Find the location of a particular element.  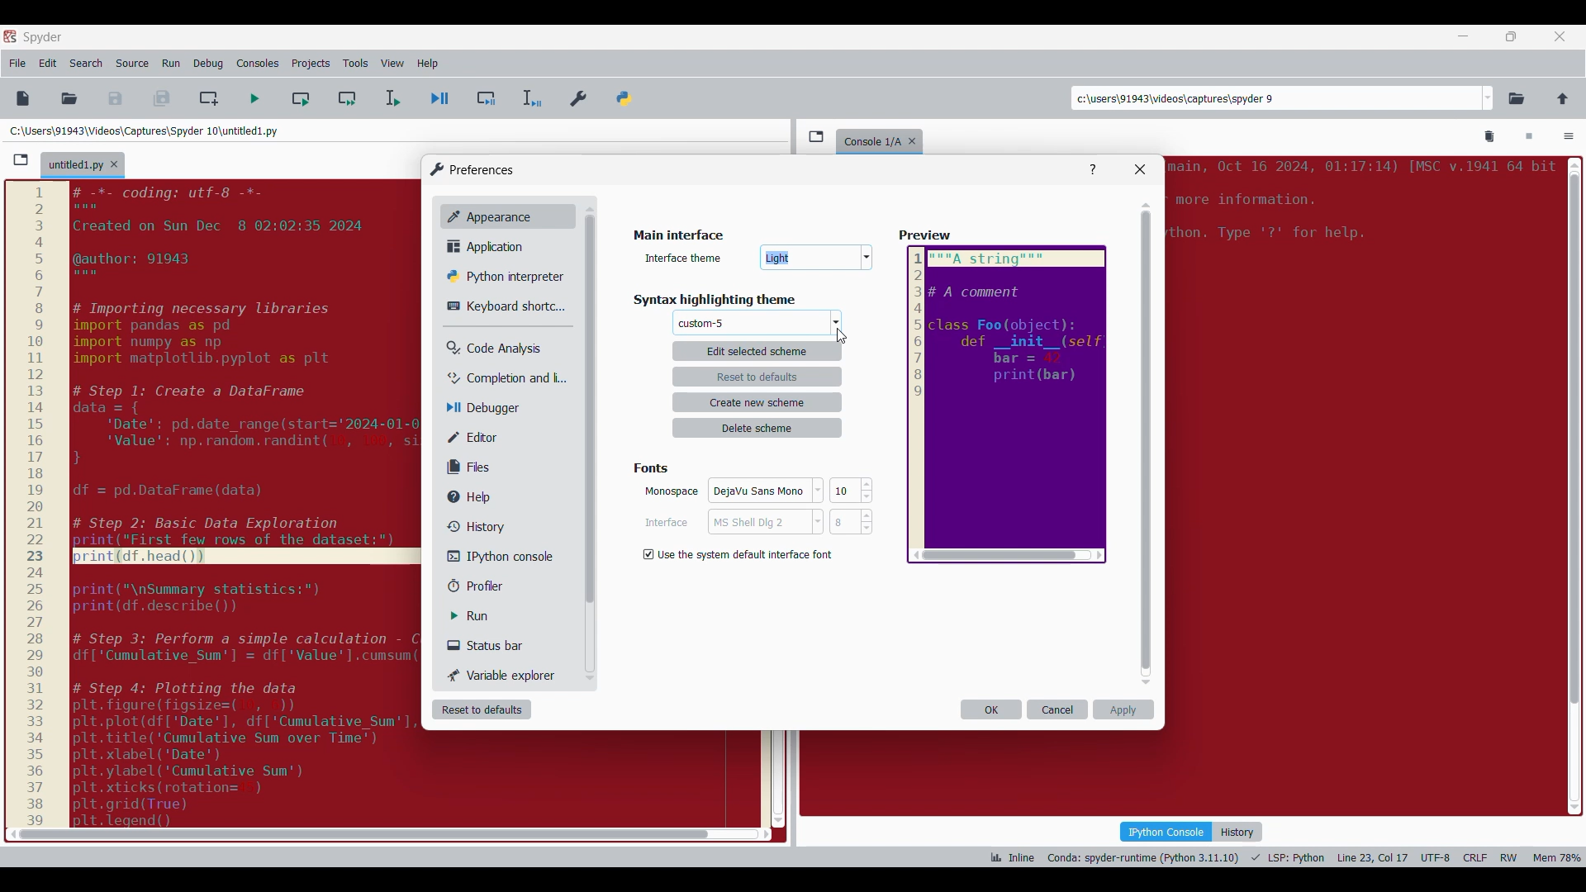

Location options is located at coordinates (1489, 98).